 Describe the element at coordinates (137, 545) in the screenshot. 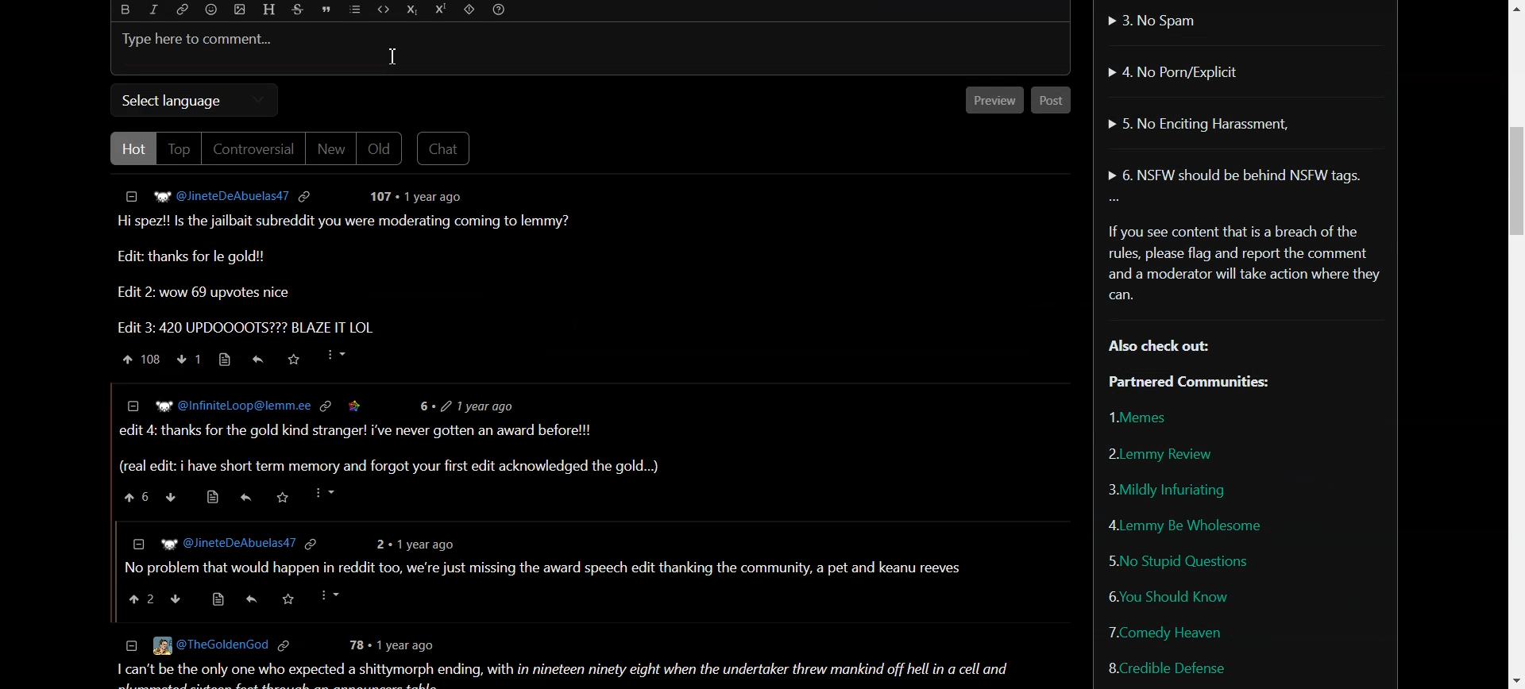

I see `collapse` at that location.